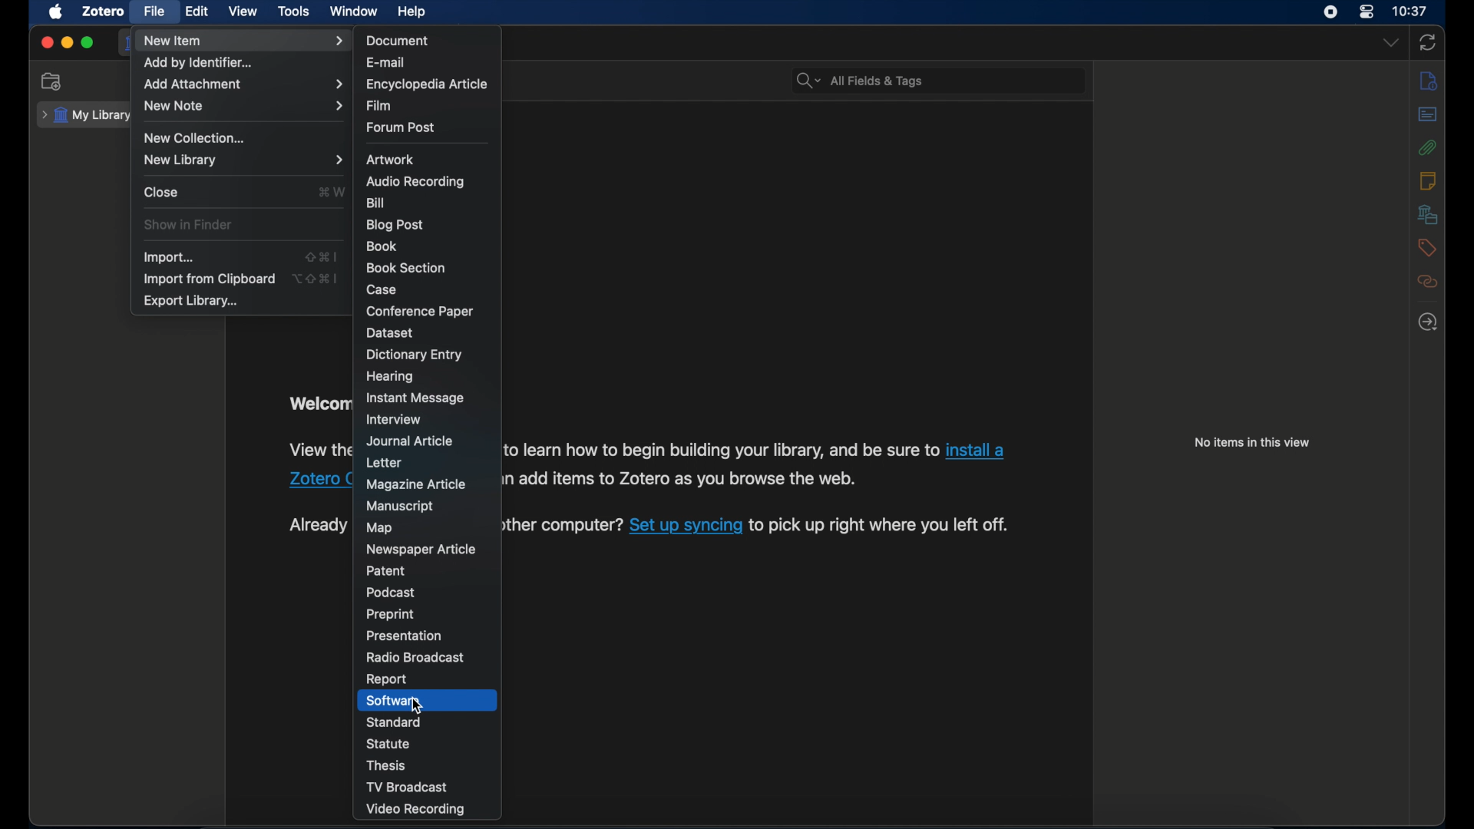  What do you see at coordinates (245, 84) in the screenshot?
I see `add attachment` at bounding box center [245, 84].